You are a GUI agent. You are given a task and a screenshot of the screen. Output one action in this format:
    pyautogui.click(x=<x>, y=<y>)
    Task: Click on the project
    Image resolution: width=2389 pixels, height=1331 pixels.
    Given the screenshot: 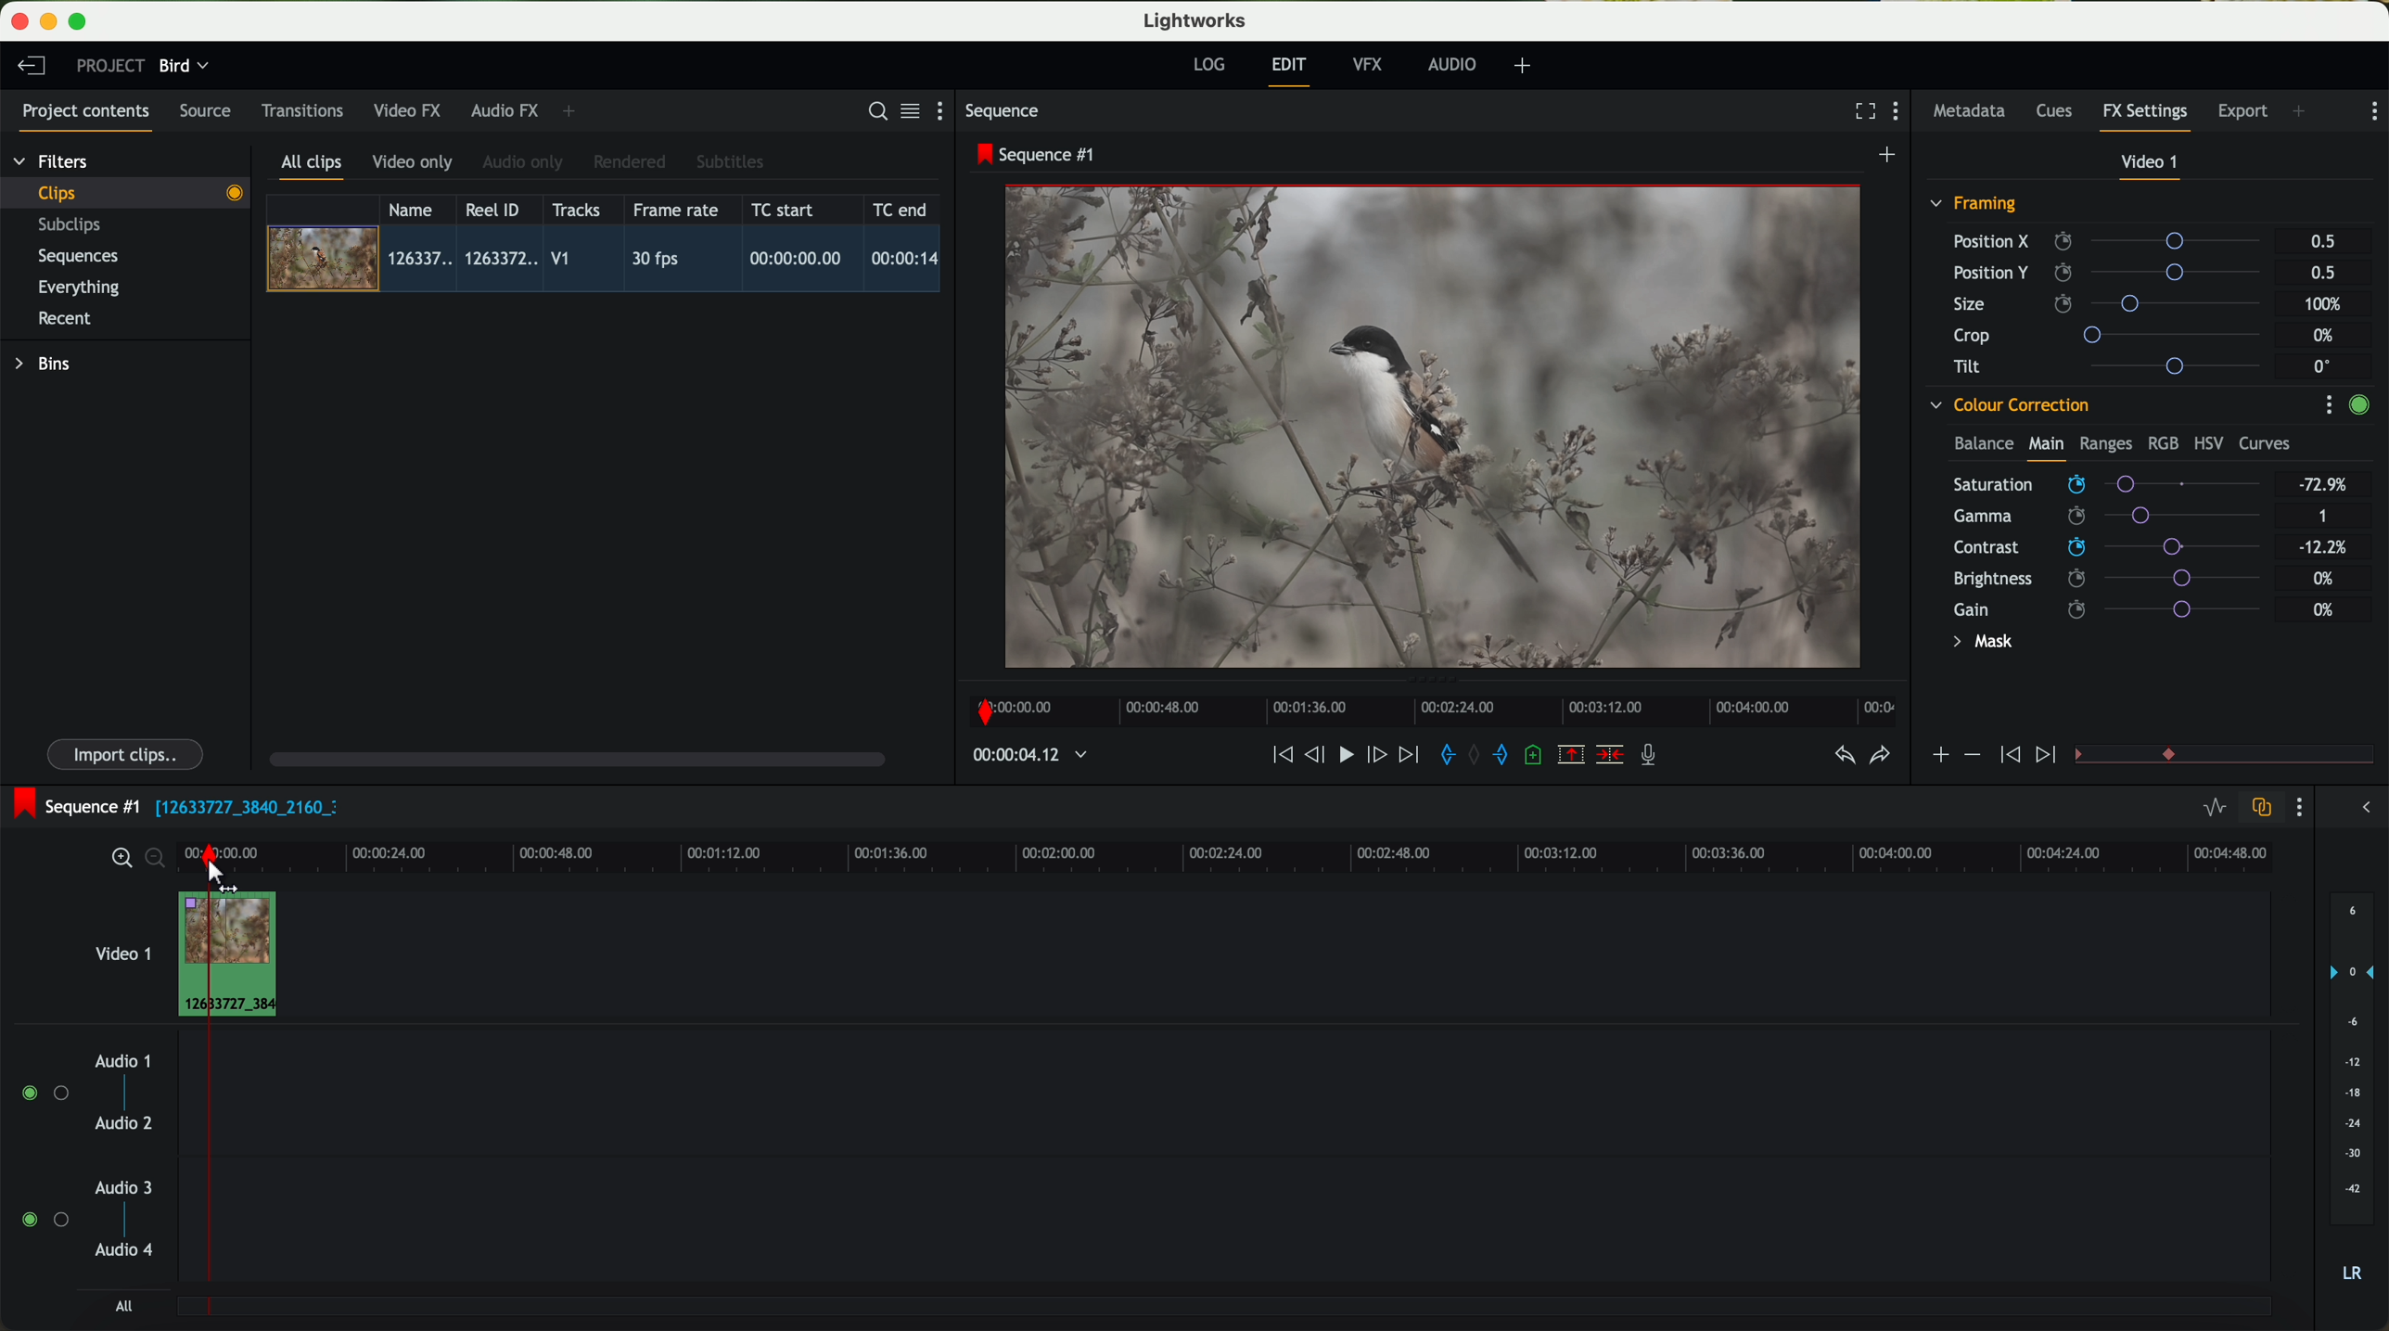 What is the action you would take?
    pyautogui.click(x=110, y=65)
    